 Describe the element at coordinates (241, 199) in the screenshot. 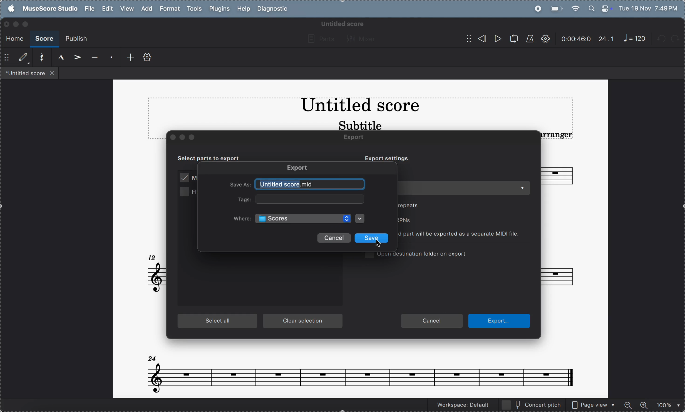

I see `Tags` at that location.